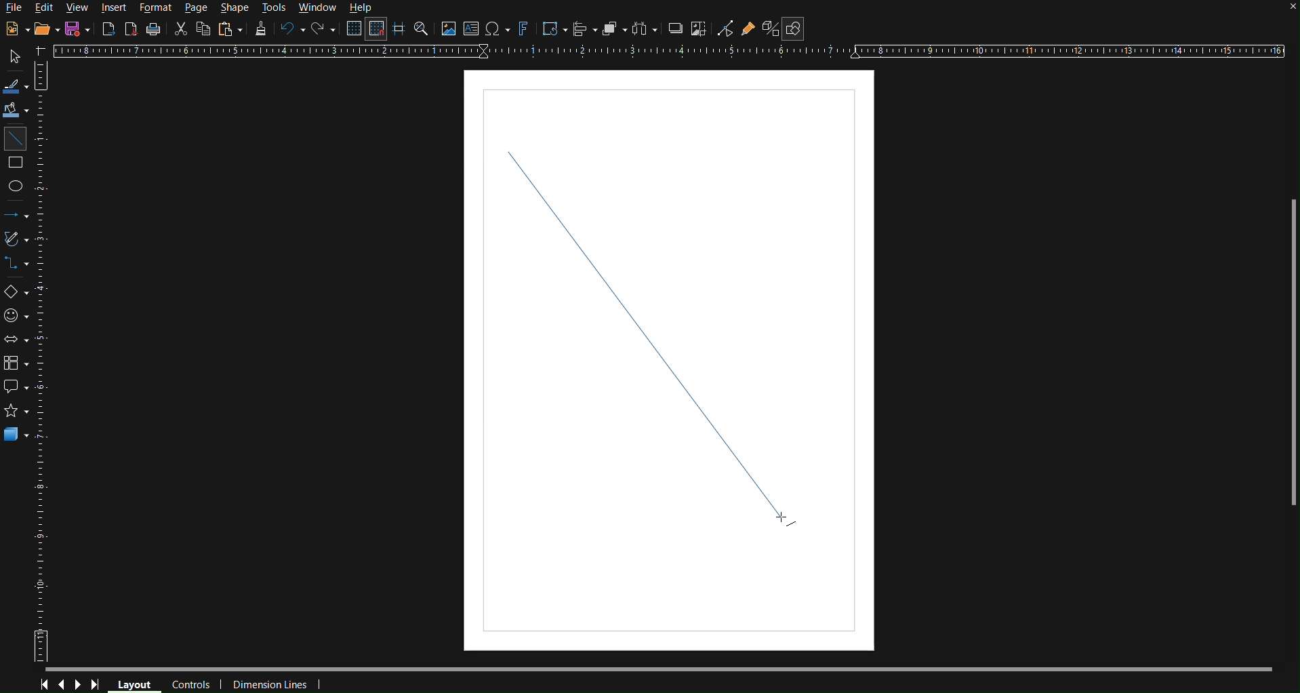 The height and width of the screenshot is (693, 1300). What do you see at coordinates (525, 28) in the screenshot?
I see `Fontworks` at bounding box center [525, 28].